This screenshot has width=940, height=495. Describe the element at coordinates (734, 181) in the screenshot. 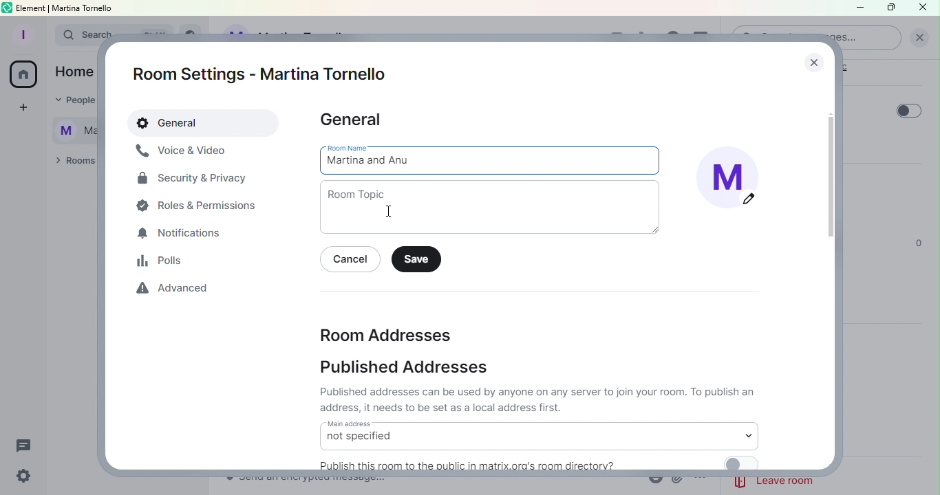

I see `Display image` at that location.